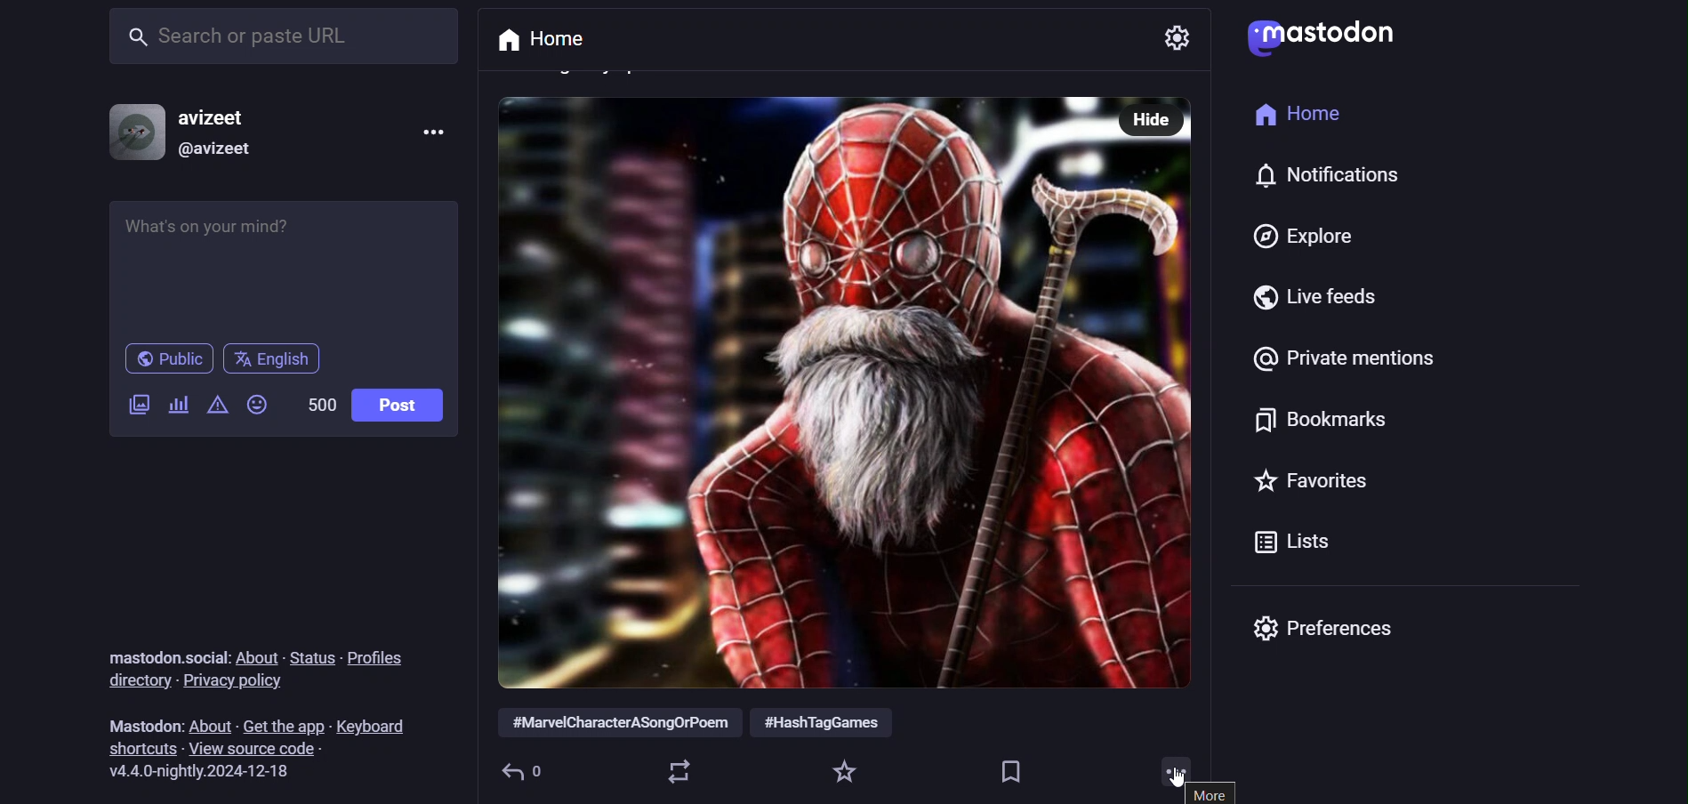 The width and height of the screenshot is (1688, 804). I want to click on privacy policy, so click(237, 681).